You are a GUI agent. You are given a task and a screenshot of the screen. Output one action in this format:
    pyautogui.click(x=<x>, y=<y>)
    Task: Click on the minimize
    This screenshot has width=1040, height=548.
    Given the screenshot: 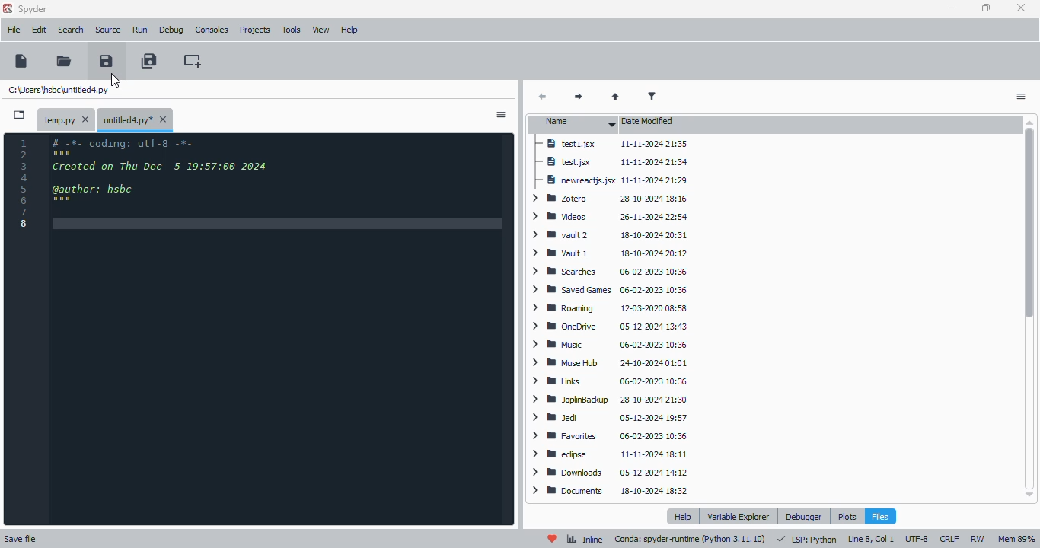 What is the action you would take?
    pyautogui.click(x=952, y=8)
    